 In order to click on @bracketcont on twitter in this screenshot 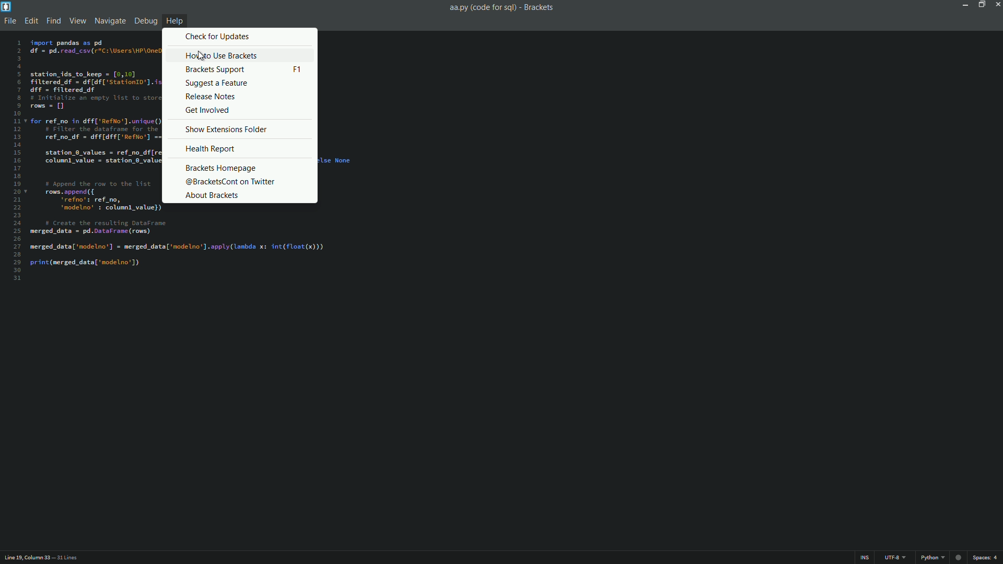, I will do `click(229, 182)`.